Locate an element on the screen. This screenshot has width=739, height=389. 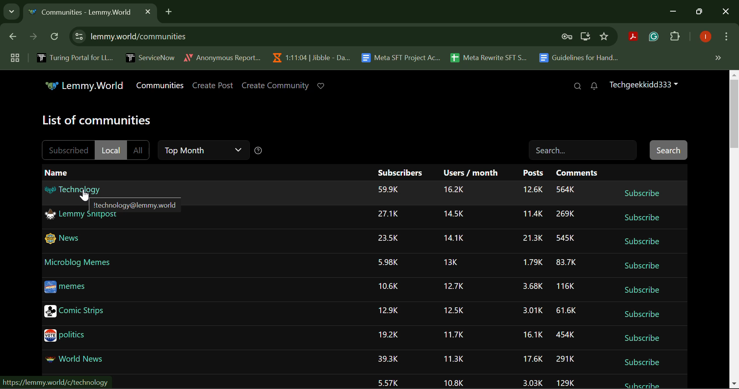
List of Communities is located at coordinates (98, 121).